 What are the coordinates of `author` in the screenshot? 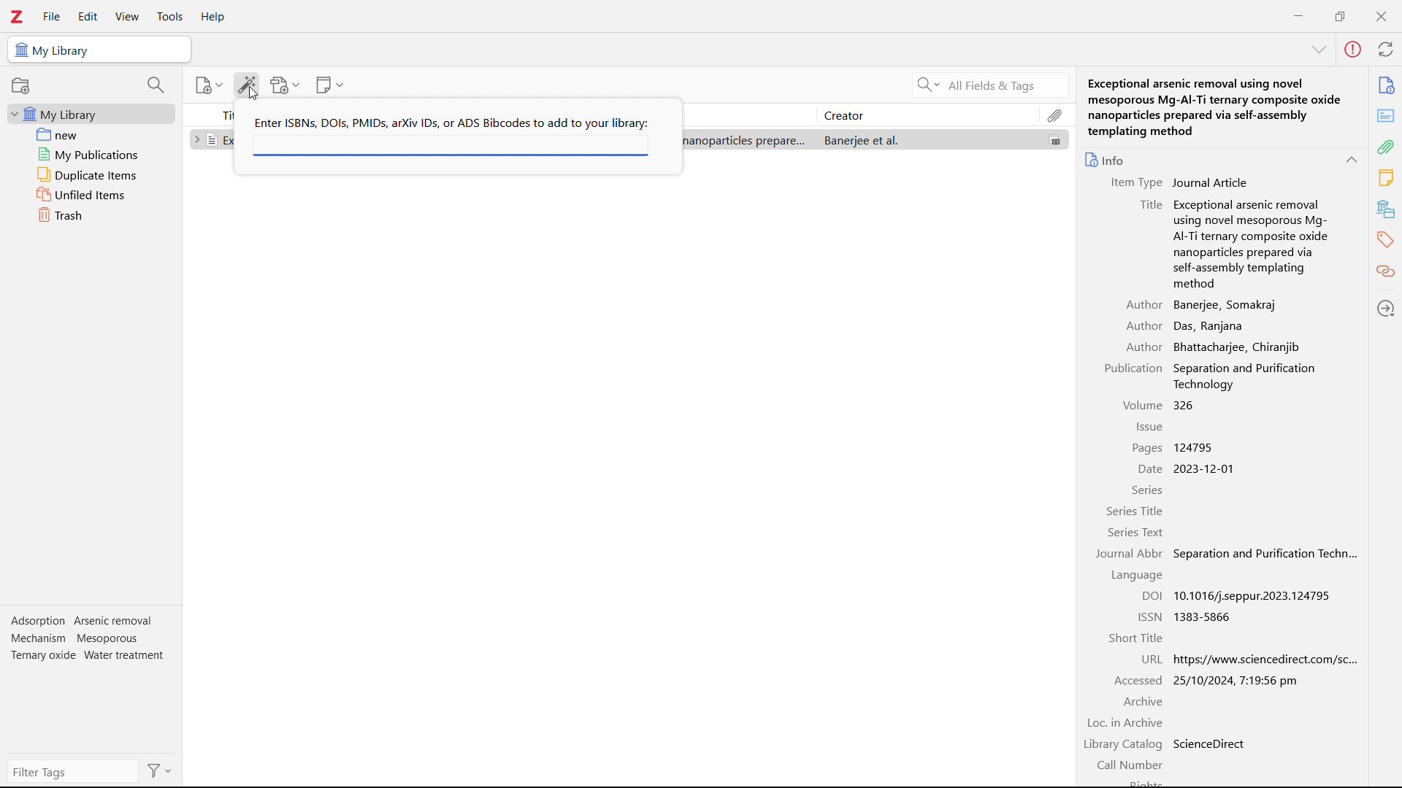 It's located at (1144, 326).